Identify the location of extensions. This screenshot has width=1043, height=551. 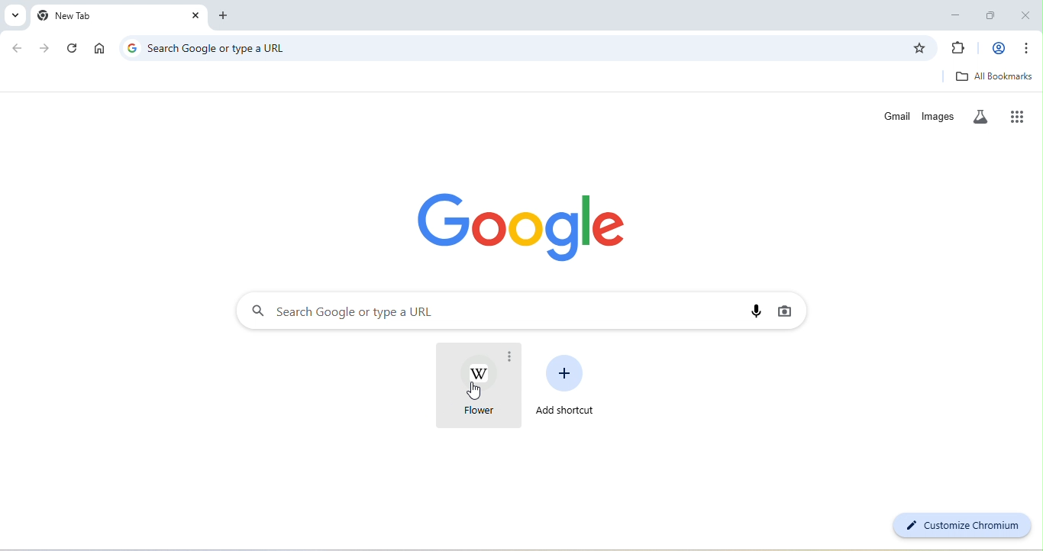
(958, 49).